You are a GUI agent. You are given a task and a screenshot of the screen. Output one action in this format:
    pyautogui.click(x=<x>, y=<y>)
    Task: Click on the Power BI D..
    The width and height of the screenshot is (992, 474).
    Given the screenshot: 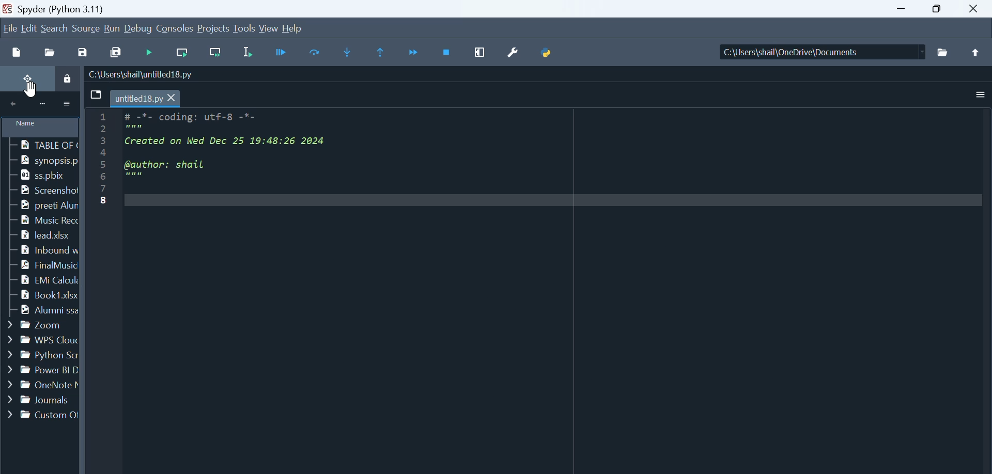 What is the action you would take?
    pyautogui.click(x=40, y=370)
    